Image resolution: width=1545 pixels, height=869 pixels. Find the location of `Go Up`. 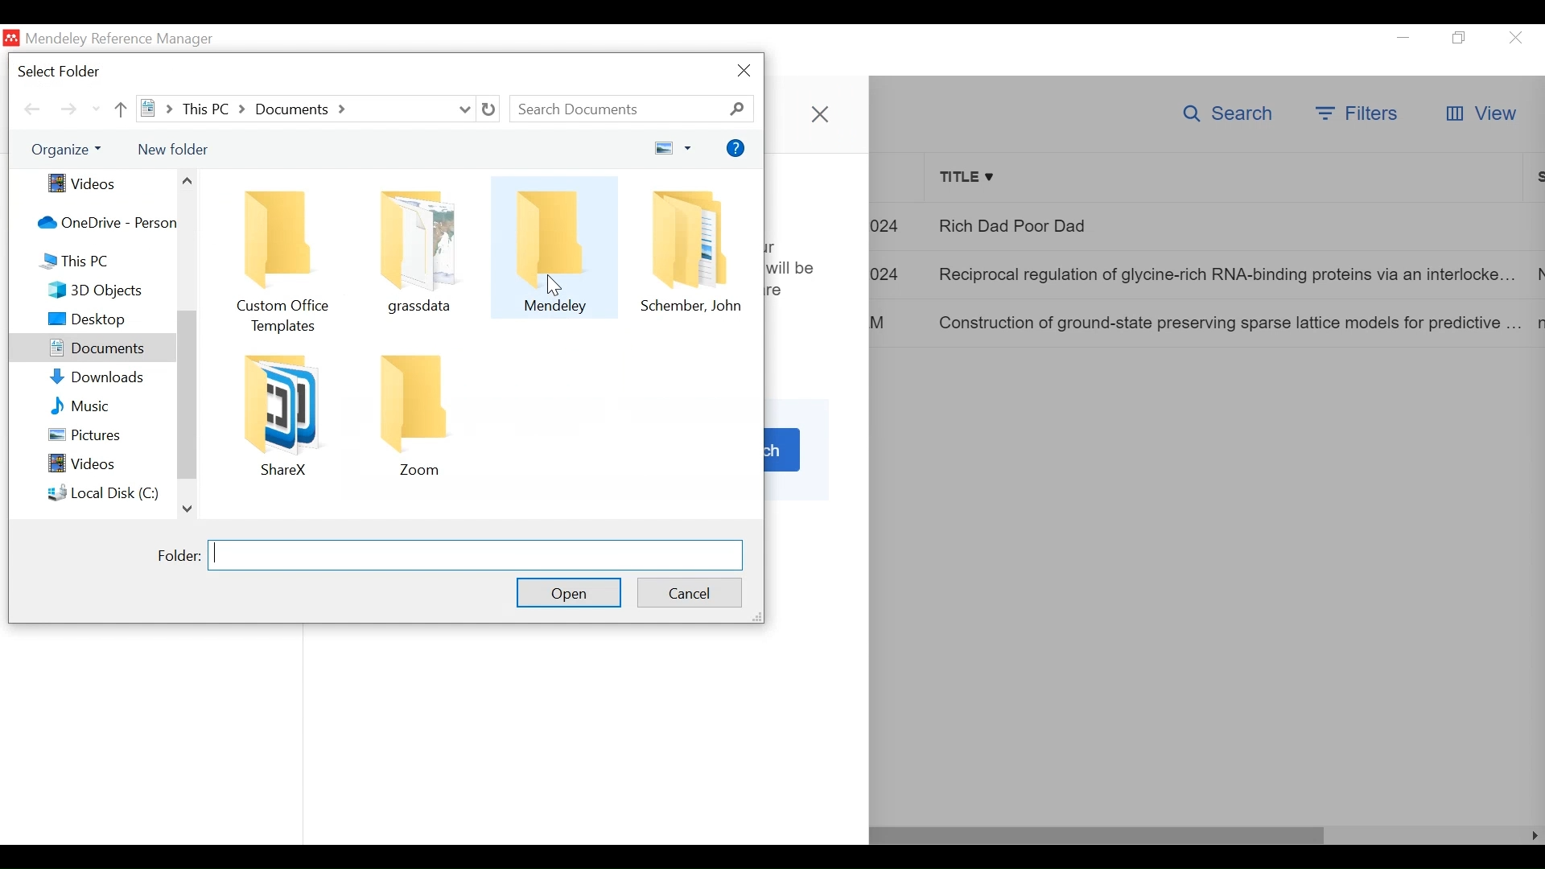

Go Up is located at coordinates (119, 109).